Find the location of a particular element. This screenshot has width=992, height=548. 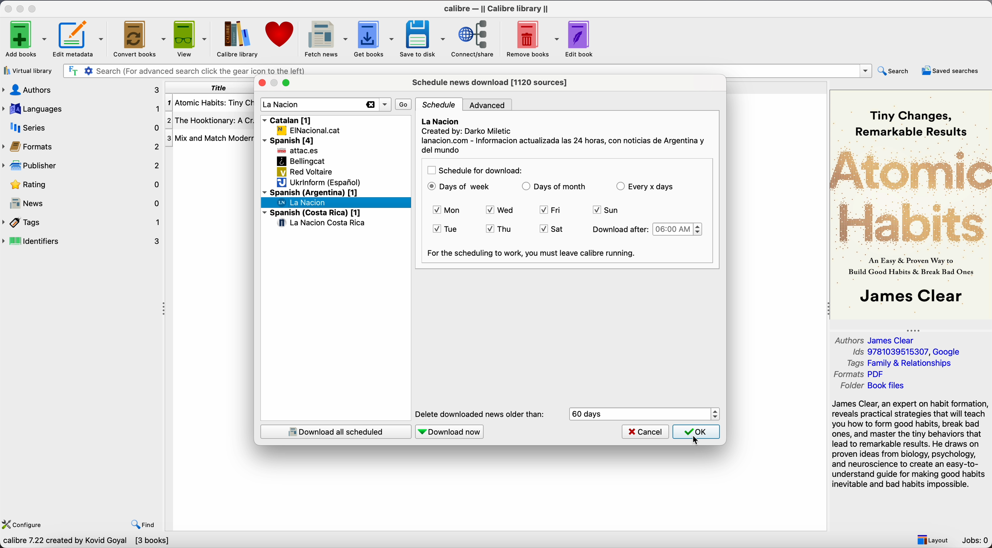

remove books is located at coordinates (532, 38).